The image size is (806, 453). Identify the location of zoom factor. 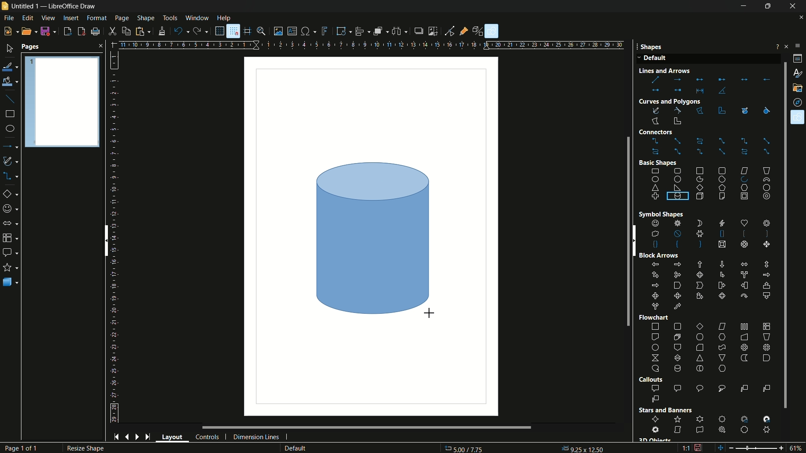
(798, 448).